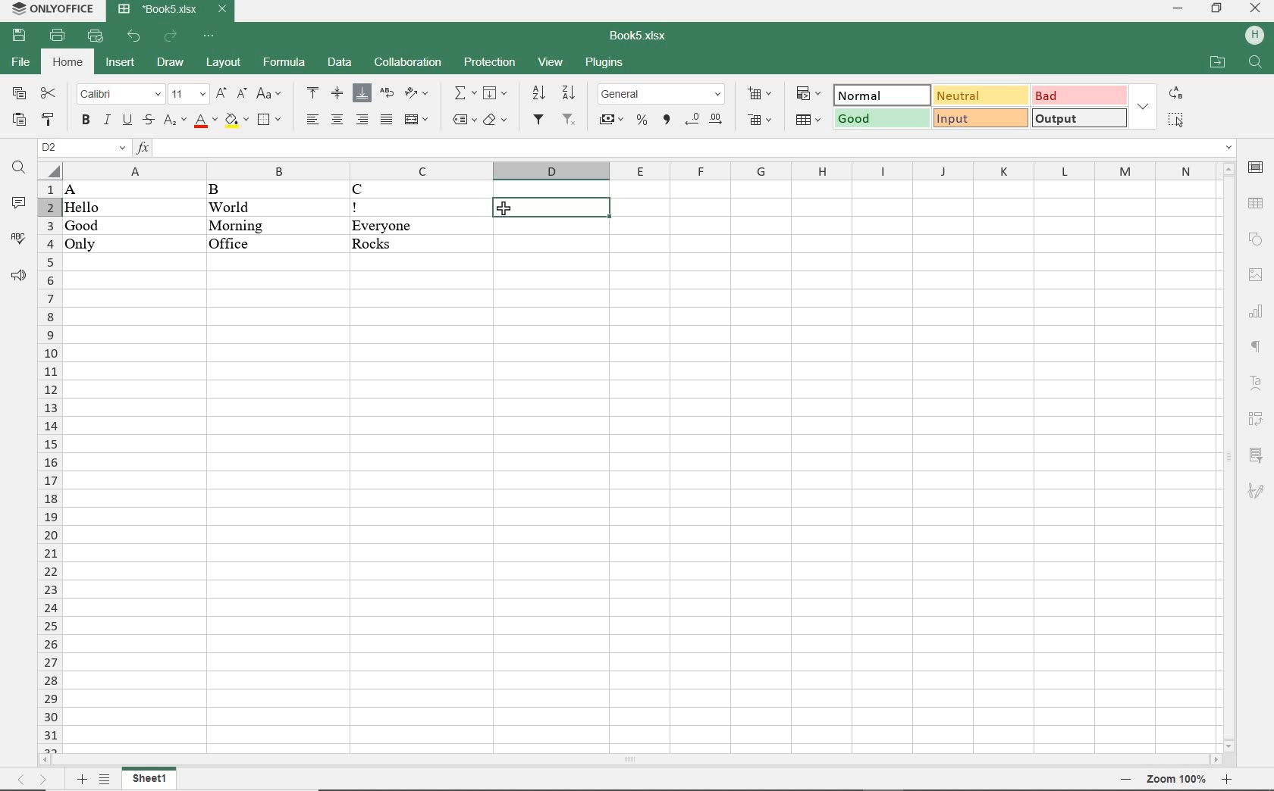 The image size is (1274, 791). I want to click on align right, so click(362, 120).